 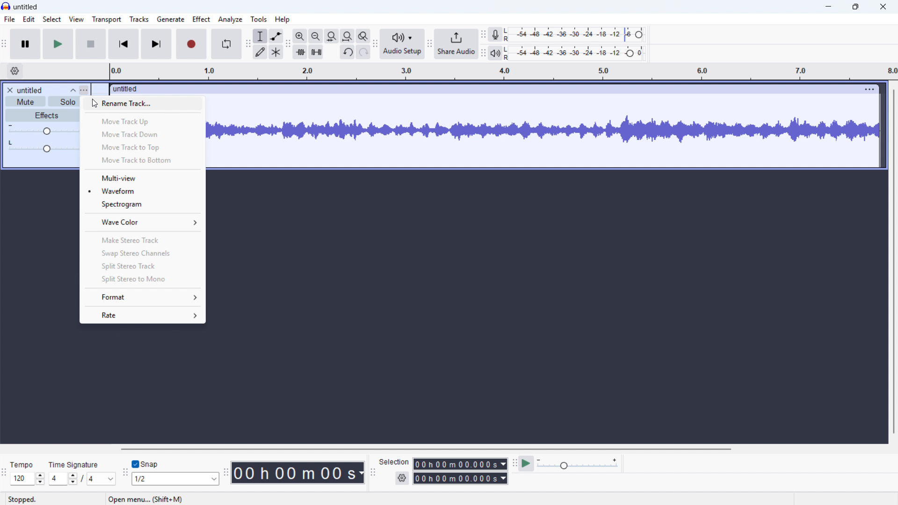 I want to click on play , so click(x=58, y=44).